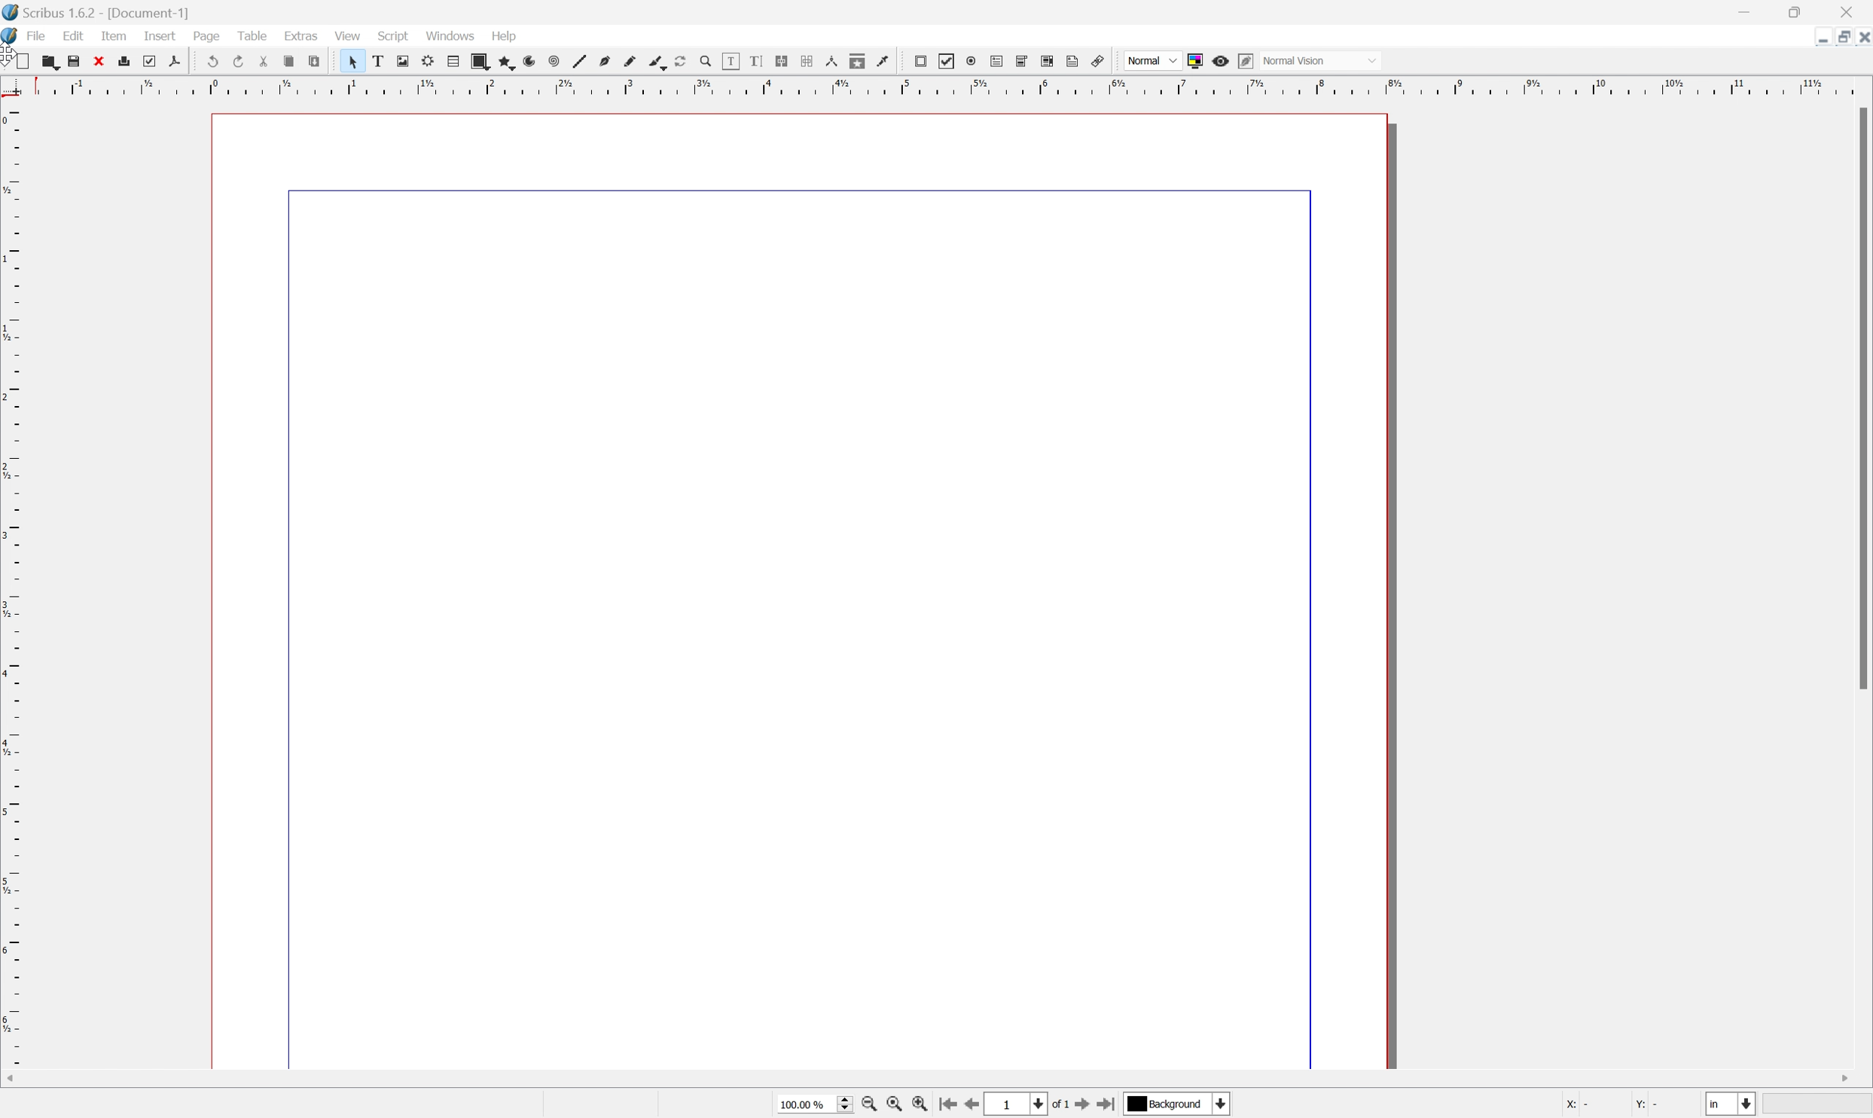 The height and width of the screenshot is (1118, 1873). I want to click on save as pdf, so click(175, 63).